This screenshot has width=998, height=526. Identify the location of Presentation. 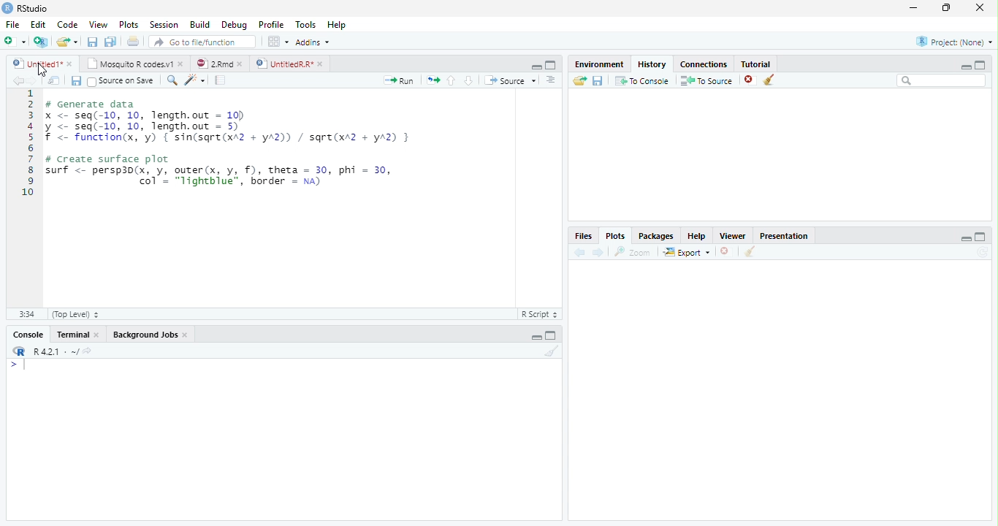
(784, 235).